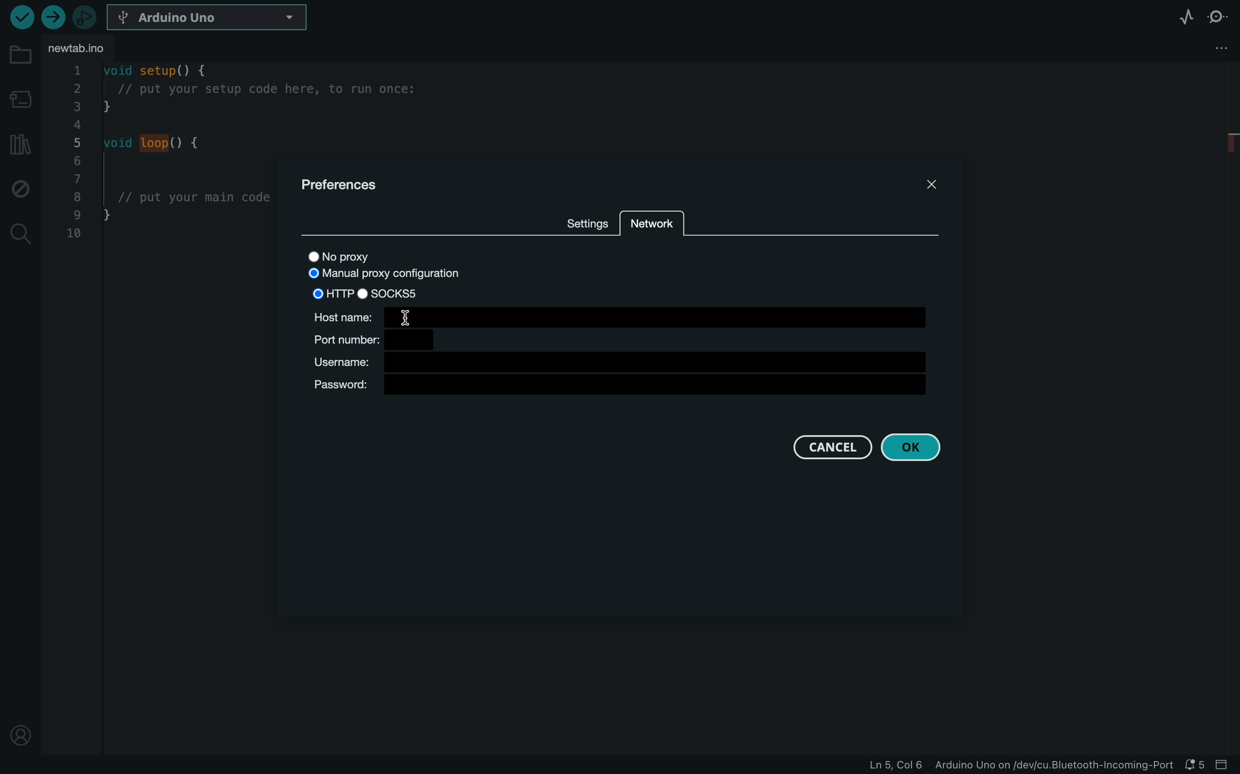 Image resolution: width=1240 pixels, height=774 pixels. What do you see at coordinates (929, 184) in the screenshot?
I see `close` at bounding box center [929, 184].